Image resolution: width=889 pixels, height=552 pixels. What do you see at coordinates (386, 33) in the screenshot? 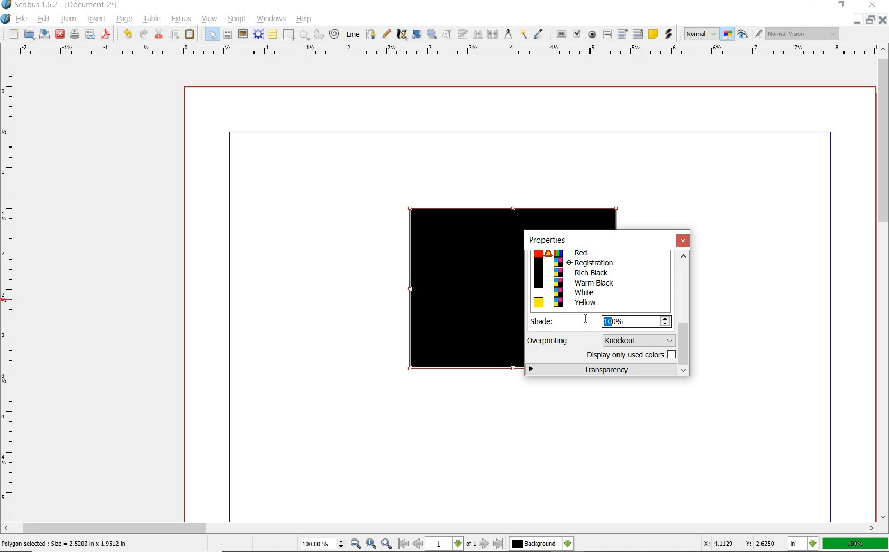
I see `free hand line` at bounding box center [386, 33].